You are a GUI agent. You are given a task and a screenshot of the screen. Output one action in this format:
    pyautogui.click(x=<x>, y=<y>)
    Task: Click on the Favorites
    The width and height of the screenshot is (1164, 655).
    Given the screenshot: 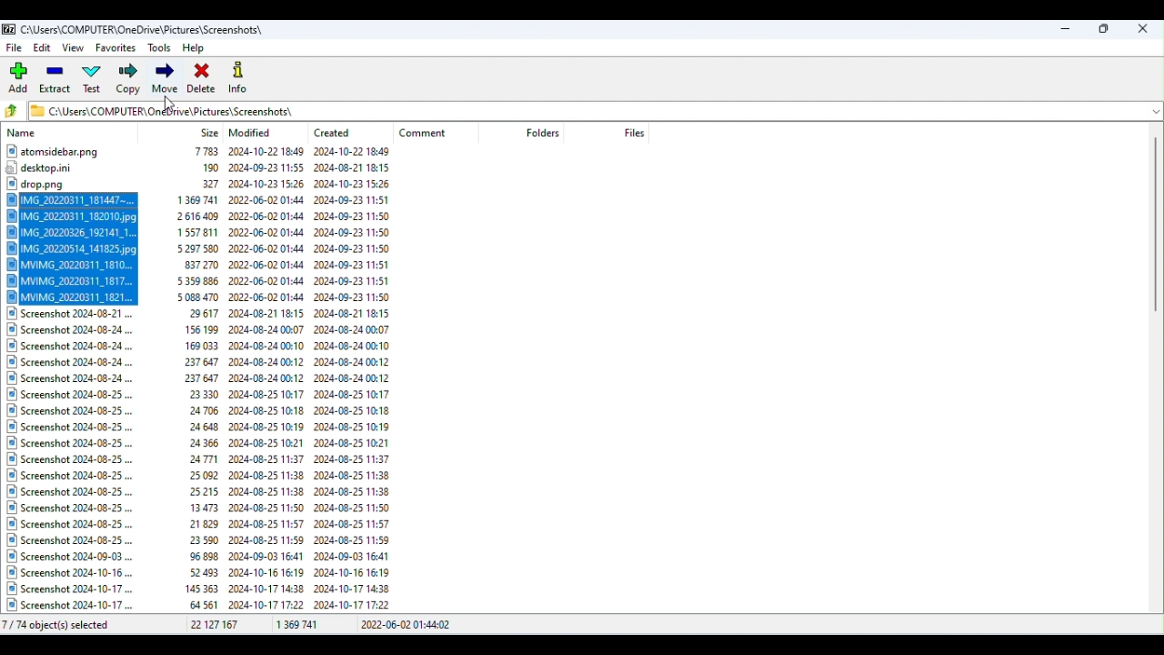 What is the action you would take?
    pyautogui.click(x=115, y=50)
    